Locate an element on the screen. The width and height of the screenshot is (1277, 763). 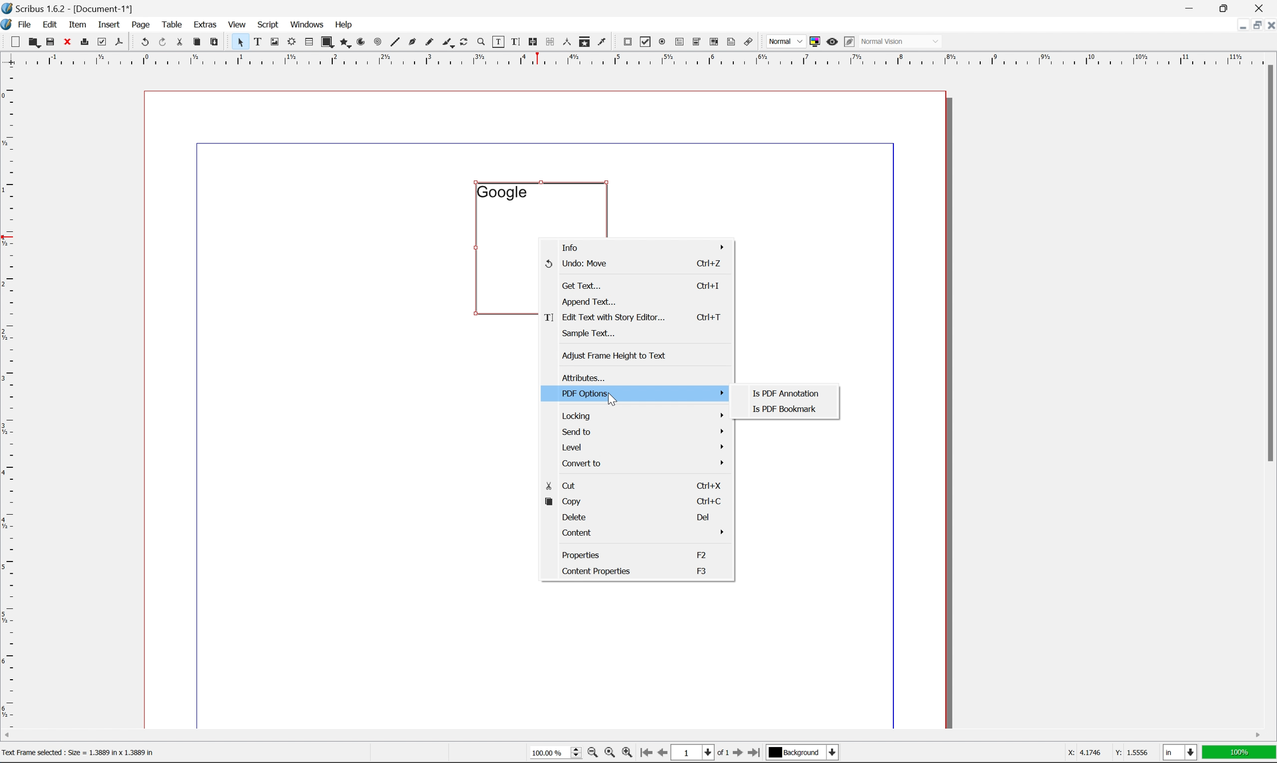
attributes... is located at coordinates (581, 378).